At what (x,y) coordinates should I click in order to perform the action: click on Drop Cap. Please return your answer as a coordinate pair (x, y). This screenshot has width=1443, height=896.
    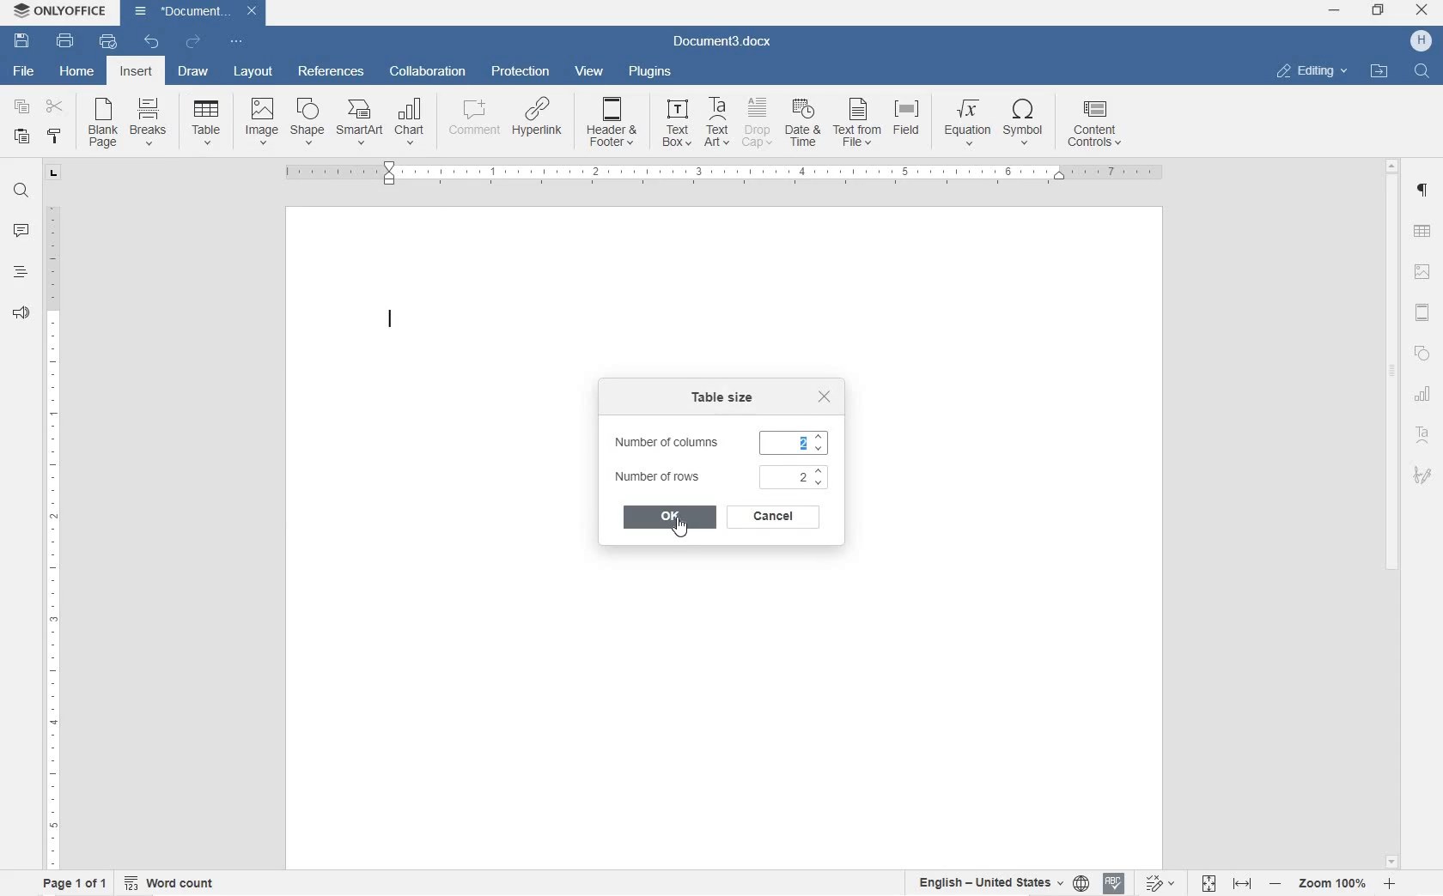
    Looking at the image, I should click on (758, 123).